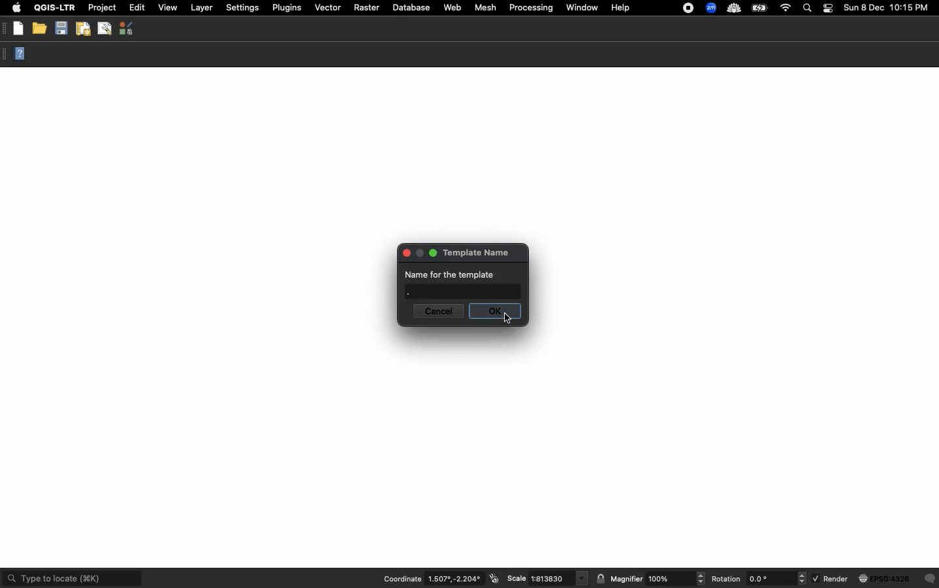  What do you see at coordinates (476, 292) in the screenshot?
I see `text box` at bounding box center [476, 292].